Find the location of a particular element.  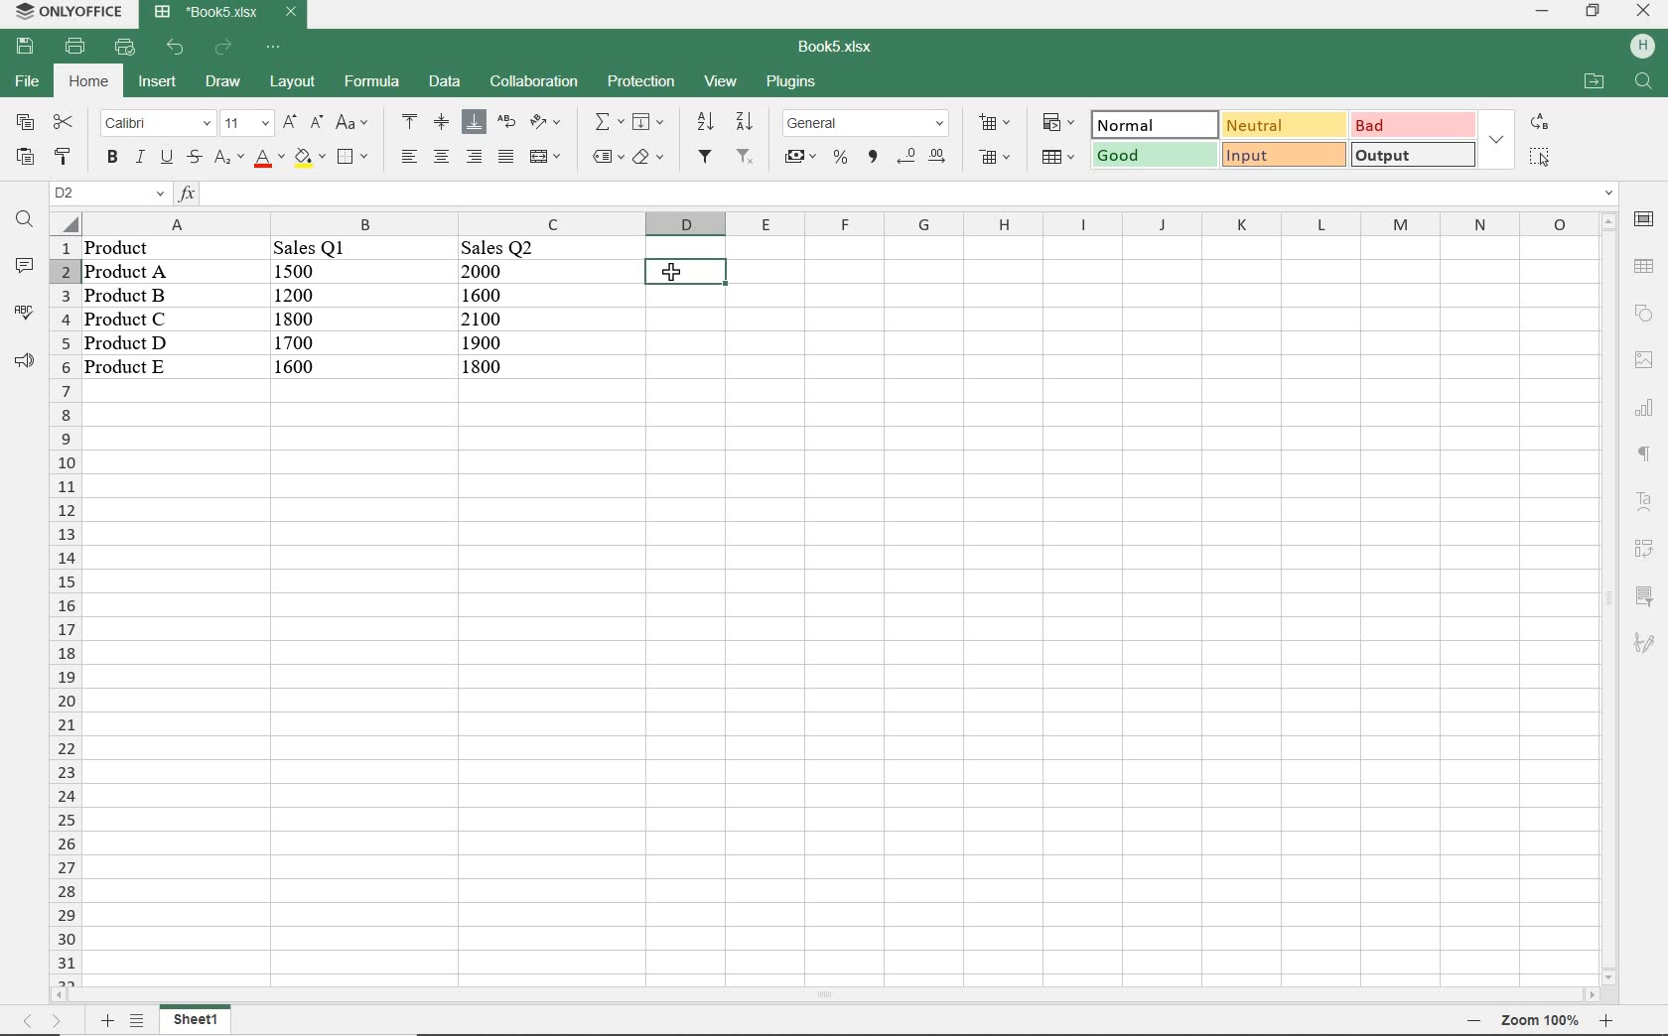

move sheets is located at coordinates (44, 1023).